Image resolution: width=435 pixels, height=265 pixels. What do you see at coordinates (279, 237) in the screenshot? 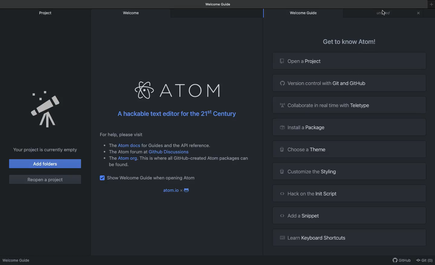
I see `logo` at bounding box center [279, 237].